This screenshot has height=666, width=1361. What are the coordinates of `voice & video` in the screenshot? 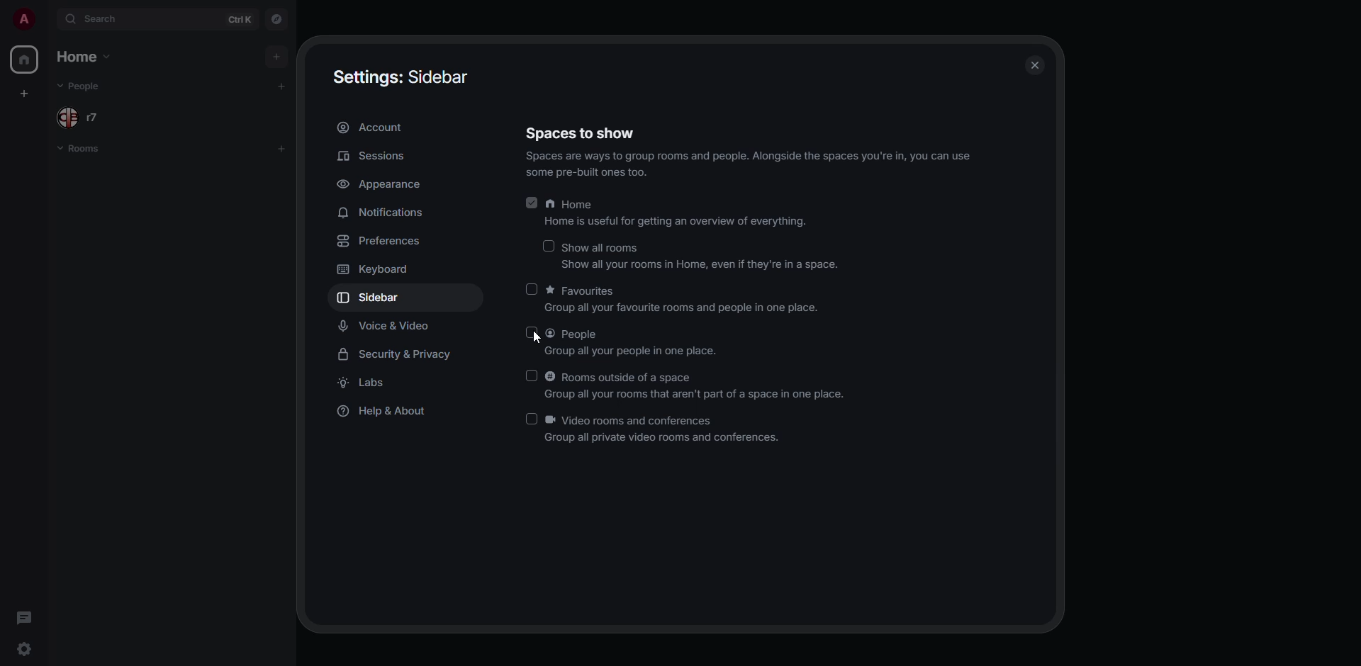 It's located at (386, 328).